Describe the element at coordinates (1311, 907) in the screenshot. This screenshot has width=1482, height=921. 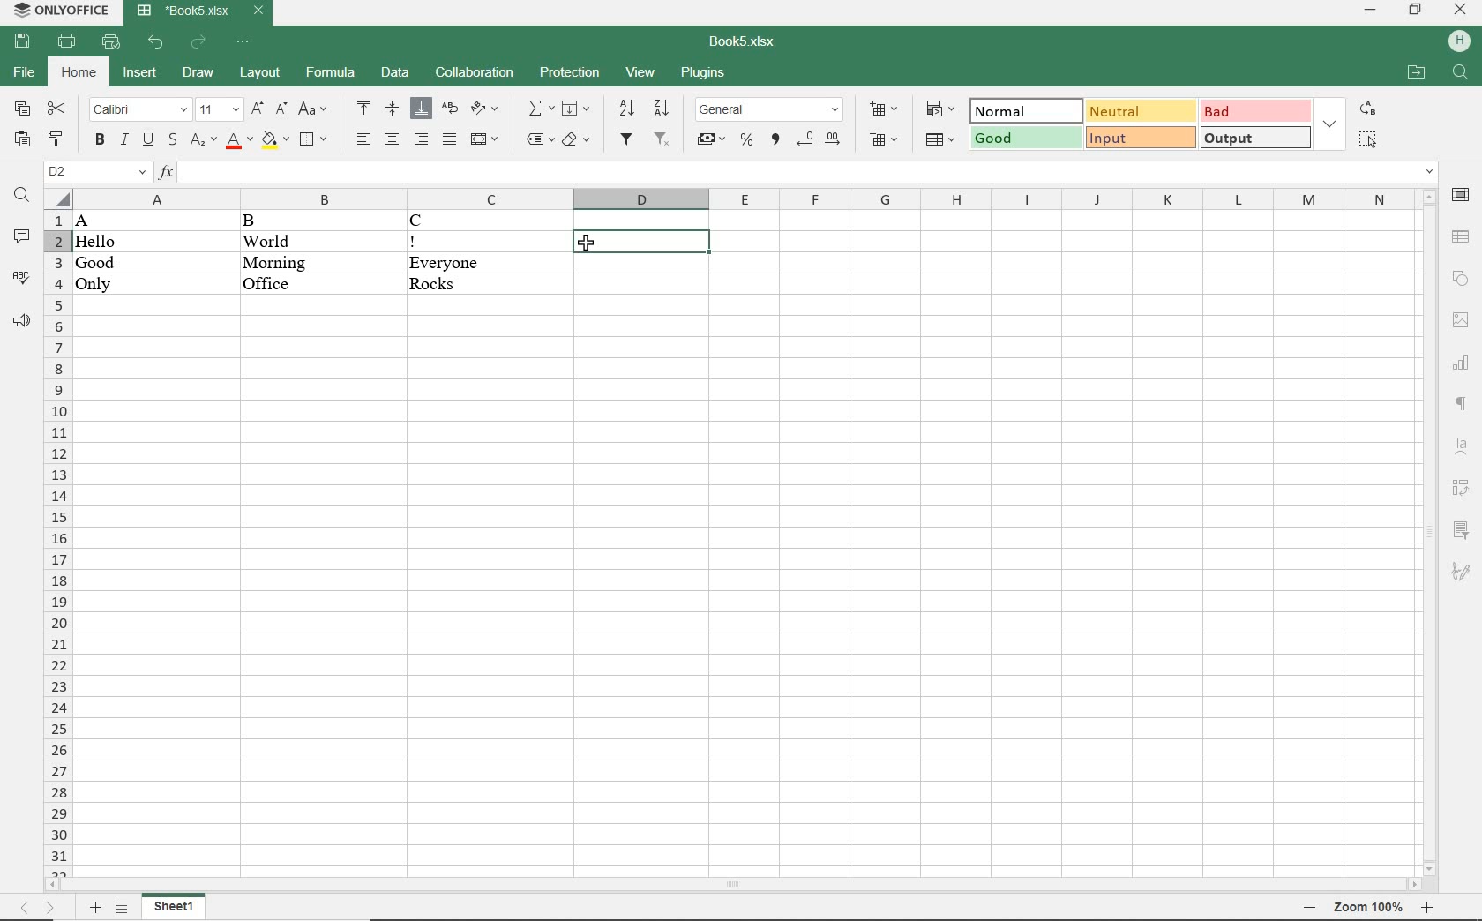
I see `zoom out` at that location.